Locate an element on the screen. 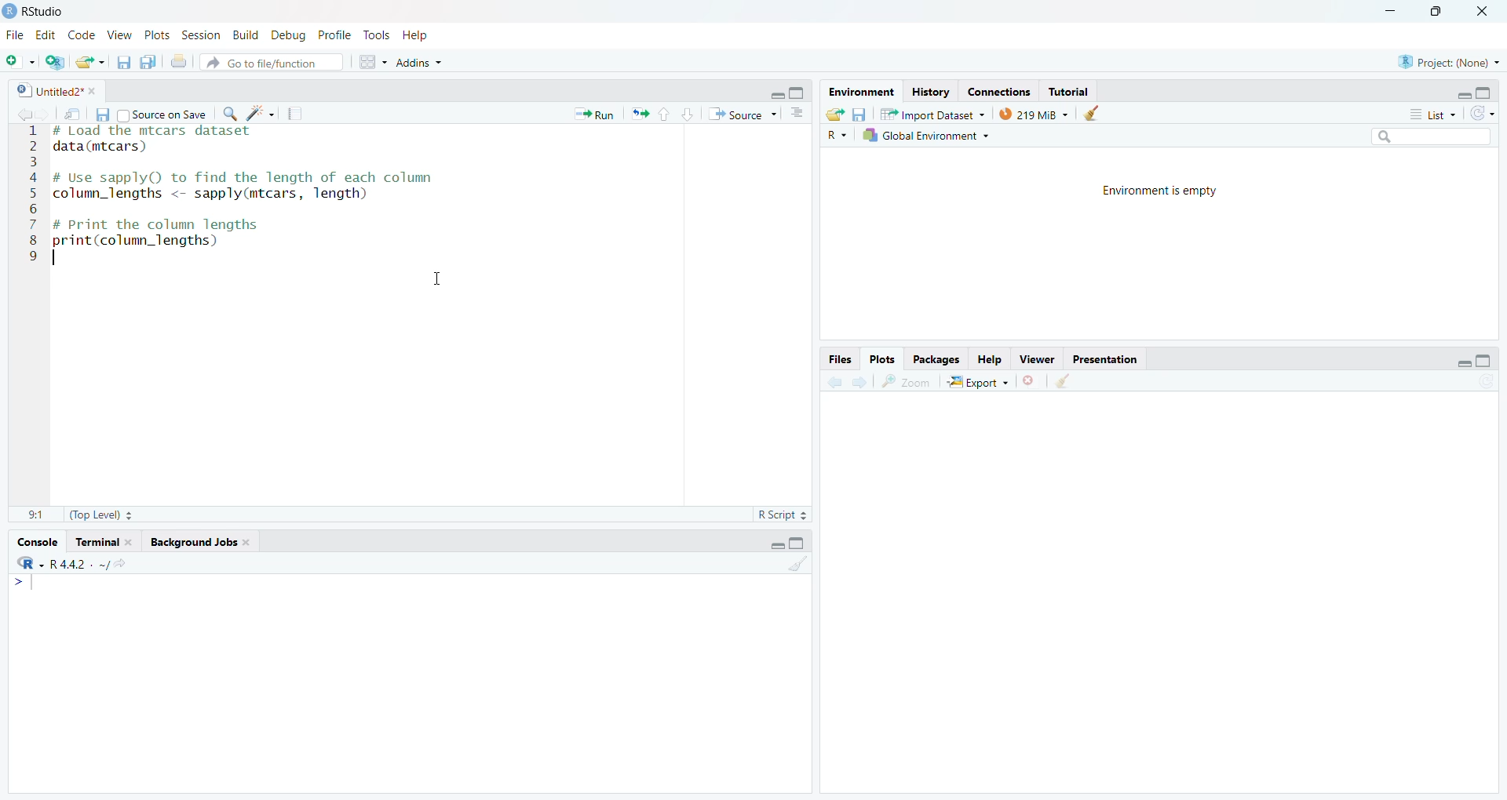  Full Height is located at coordinates (1485, 360).